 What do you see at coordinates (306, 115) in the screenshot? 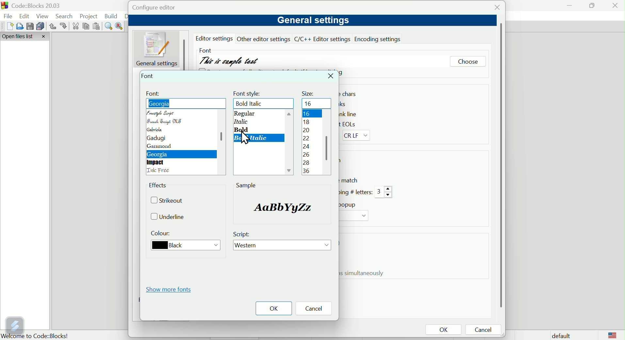
I see `16` at bounding box center [306, 115].